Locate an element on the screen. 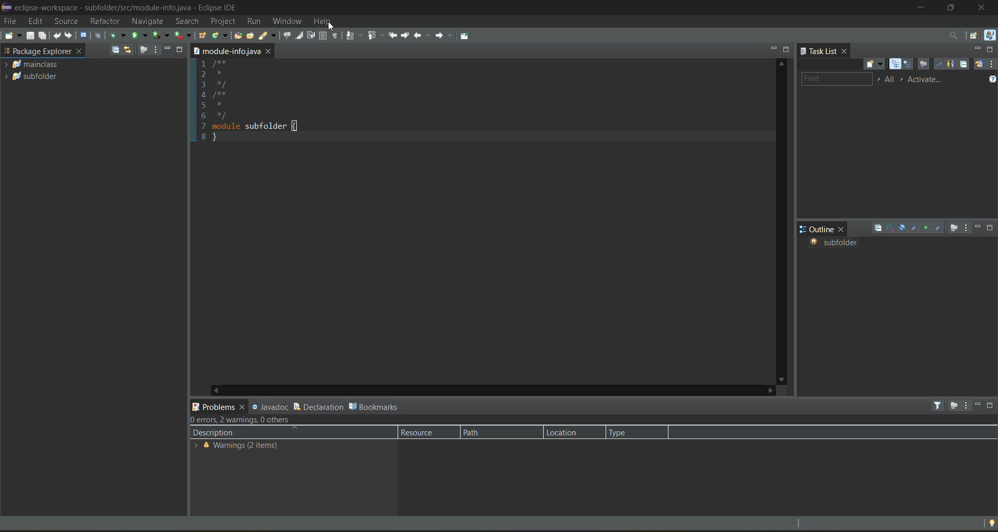 The width and height of the screenshot is (998, 532). mainclass is located at coordinates (35, 64).